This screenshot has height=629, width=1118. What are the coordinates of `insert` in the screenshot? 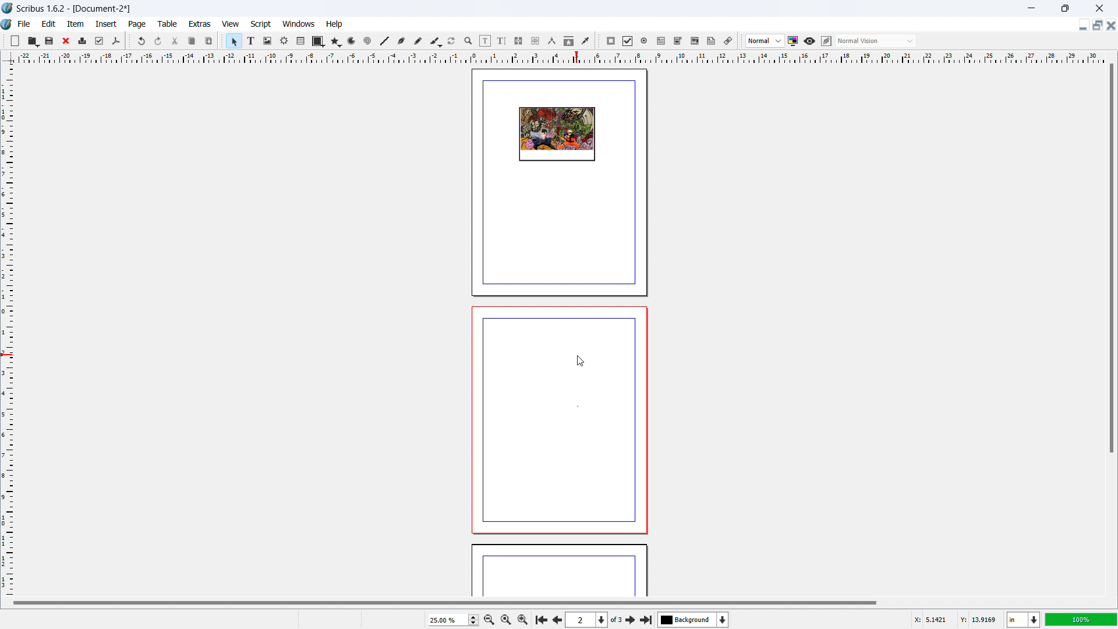 It's located at (107, 24).